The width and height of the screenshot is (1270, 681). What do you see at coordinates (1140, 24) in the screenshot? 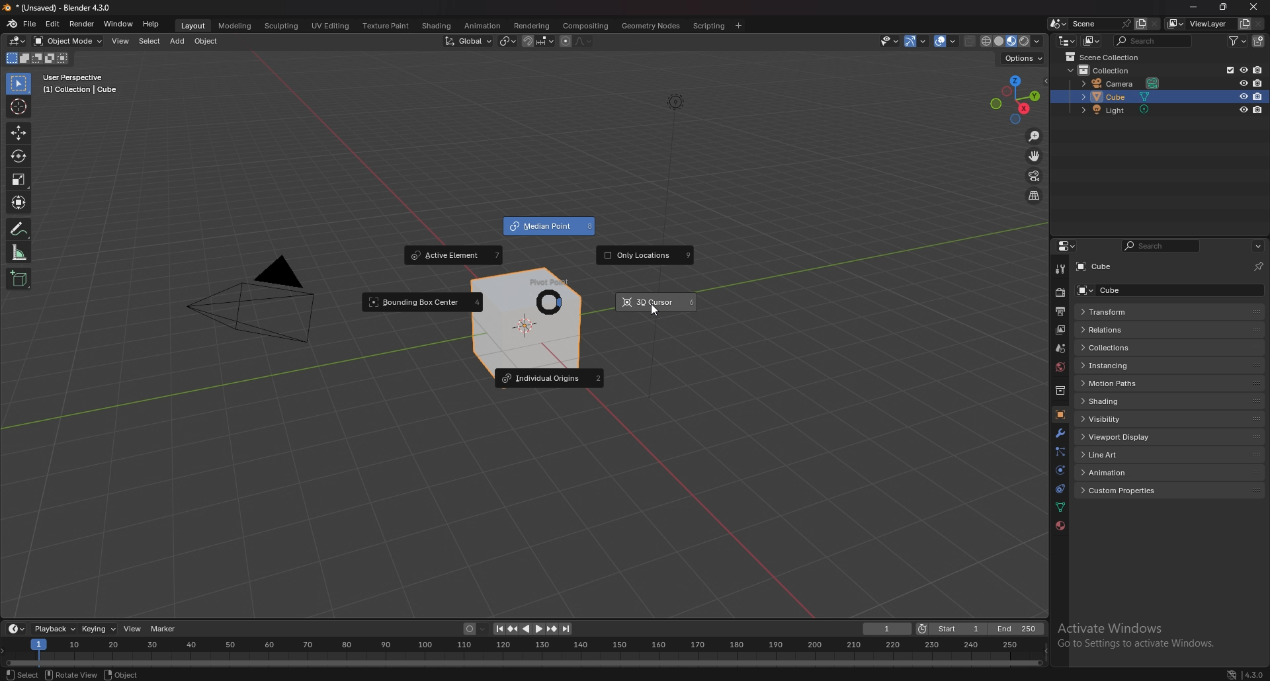
I see `add scene` at bounding box center [1140, 24].